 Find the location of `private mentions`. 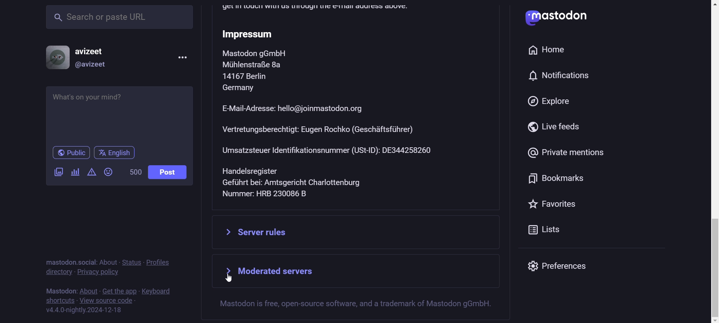

private mentions is located at coordinates (565, 154).